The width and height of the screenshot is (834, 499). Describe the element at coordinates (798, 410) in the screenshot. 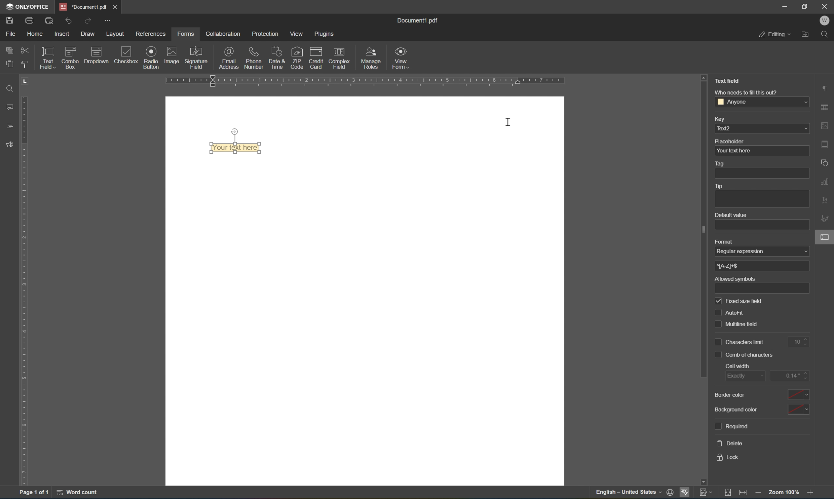

I see `color` at that location.